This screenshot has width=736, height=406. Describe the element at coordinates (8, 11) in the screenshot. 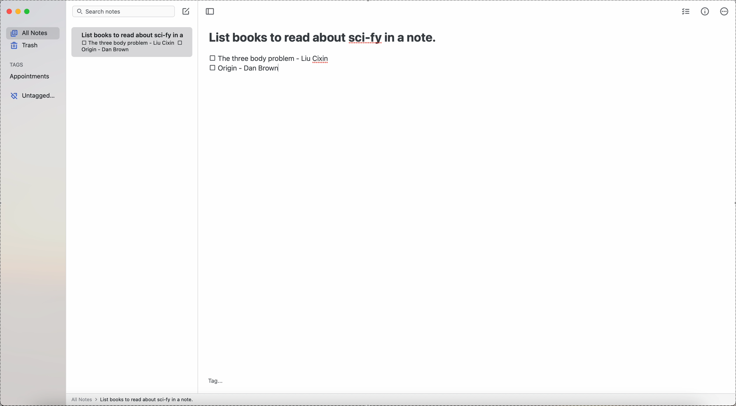

I see `close Simplenote` at that location.